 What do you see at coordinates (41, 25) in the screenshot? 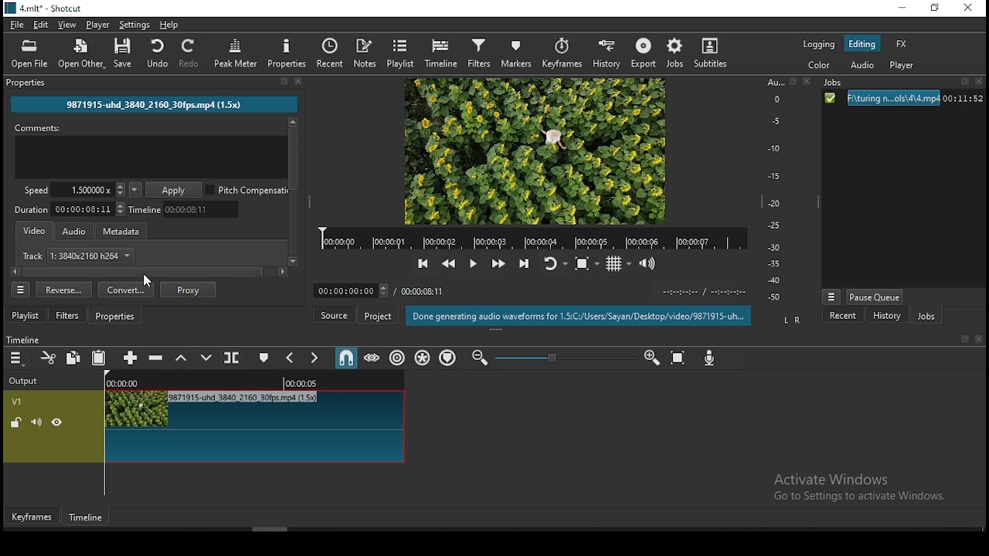
I see `edit` at bounding box center [41, 25].